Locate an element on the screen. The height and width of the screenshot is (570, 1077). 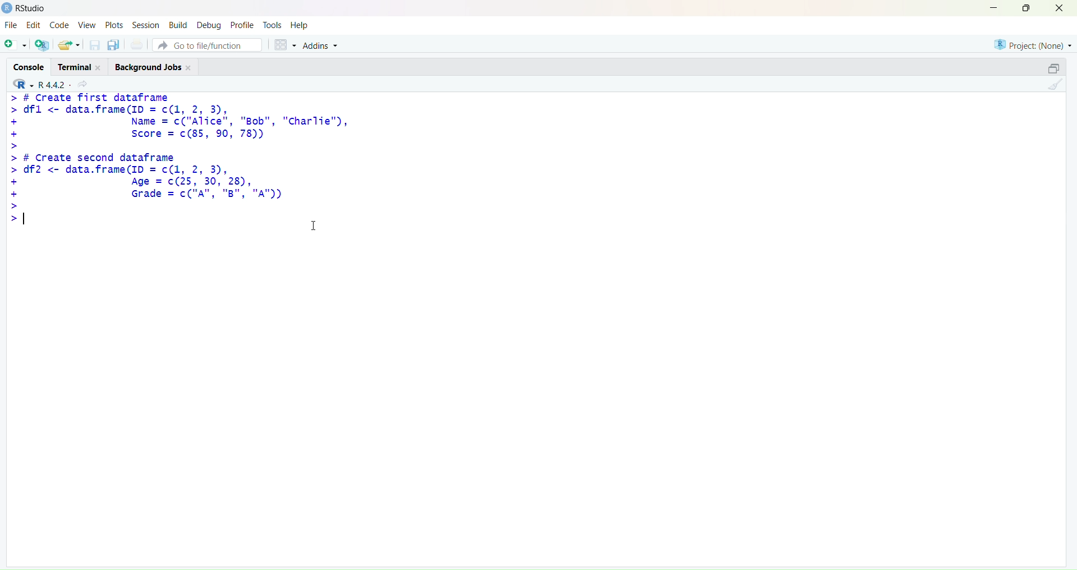
maximize is located at coordinates (1053, 67).